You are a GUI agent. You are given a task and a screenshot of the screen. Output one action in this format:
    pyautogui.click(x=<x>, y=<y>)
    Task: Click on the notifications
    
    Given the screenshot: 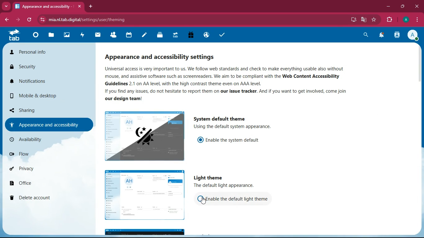 What is the action you would take?
    pyautogui.click(x=382, y=35)
    